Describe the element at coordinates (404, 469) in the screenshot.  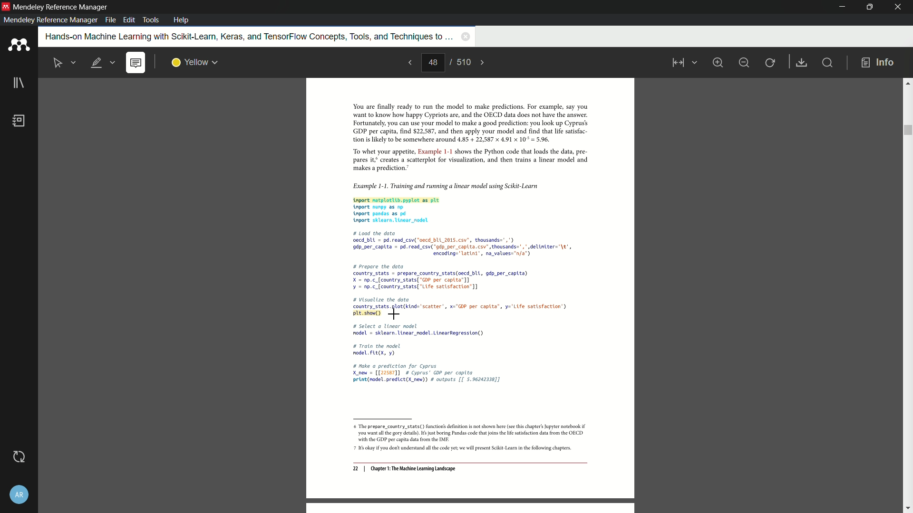
I see `22 | Chapter 1: The Machine Learning Landscape` at that location.